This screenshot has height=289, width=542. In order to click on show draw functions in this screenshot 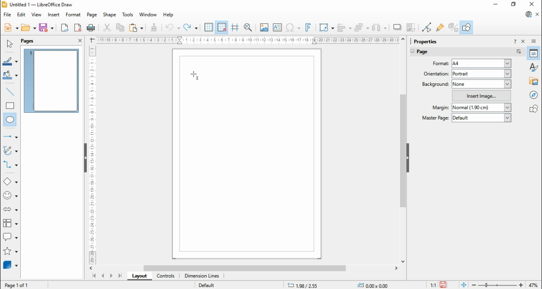, I will do `click(466, 27)`.